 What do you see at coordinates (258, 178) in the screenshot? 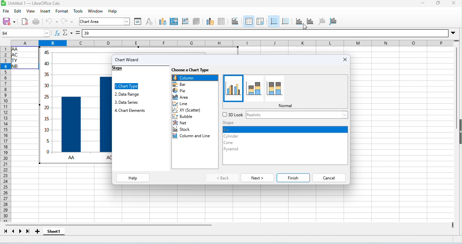
I see `next` at bounding box center [258, 178].